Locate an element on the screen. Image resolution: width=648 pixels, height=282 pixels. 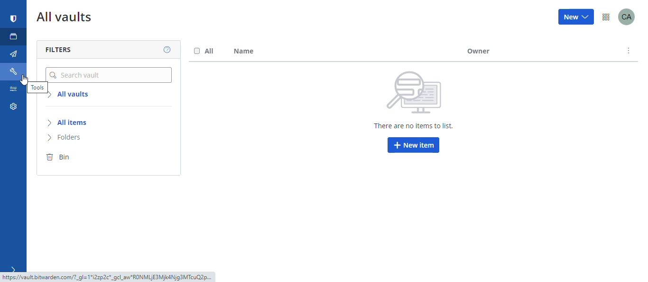
cursor is located at coordinates (25, 80).